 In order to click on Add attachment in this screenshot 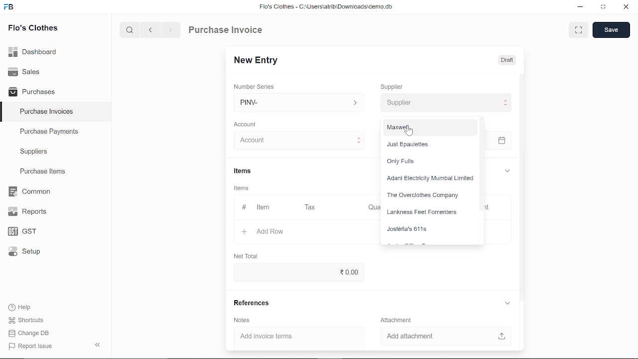, I will do `click(442, 335)`.